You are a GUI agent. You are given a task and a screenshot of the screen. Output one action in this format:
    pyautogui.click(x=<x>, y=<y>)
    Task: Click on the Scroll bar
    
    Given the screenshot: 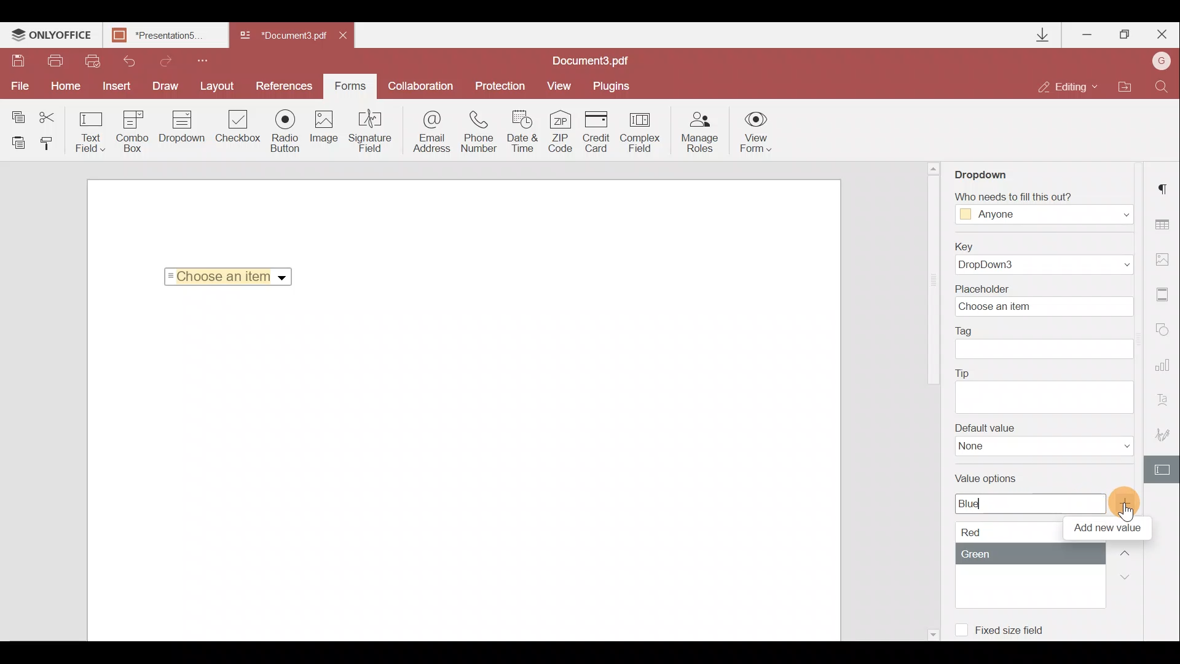 What is the action you would take?
    pyautogui.click(x=932, y=283)
    